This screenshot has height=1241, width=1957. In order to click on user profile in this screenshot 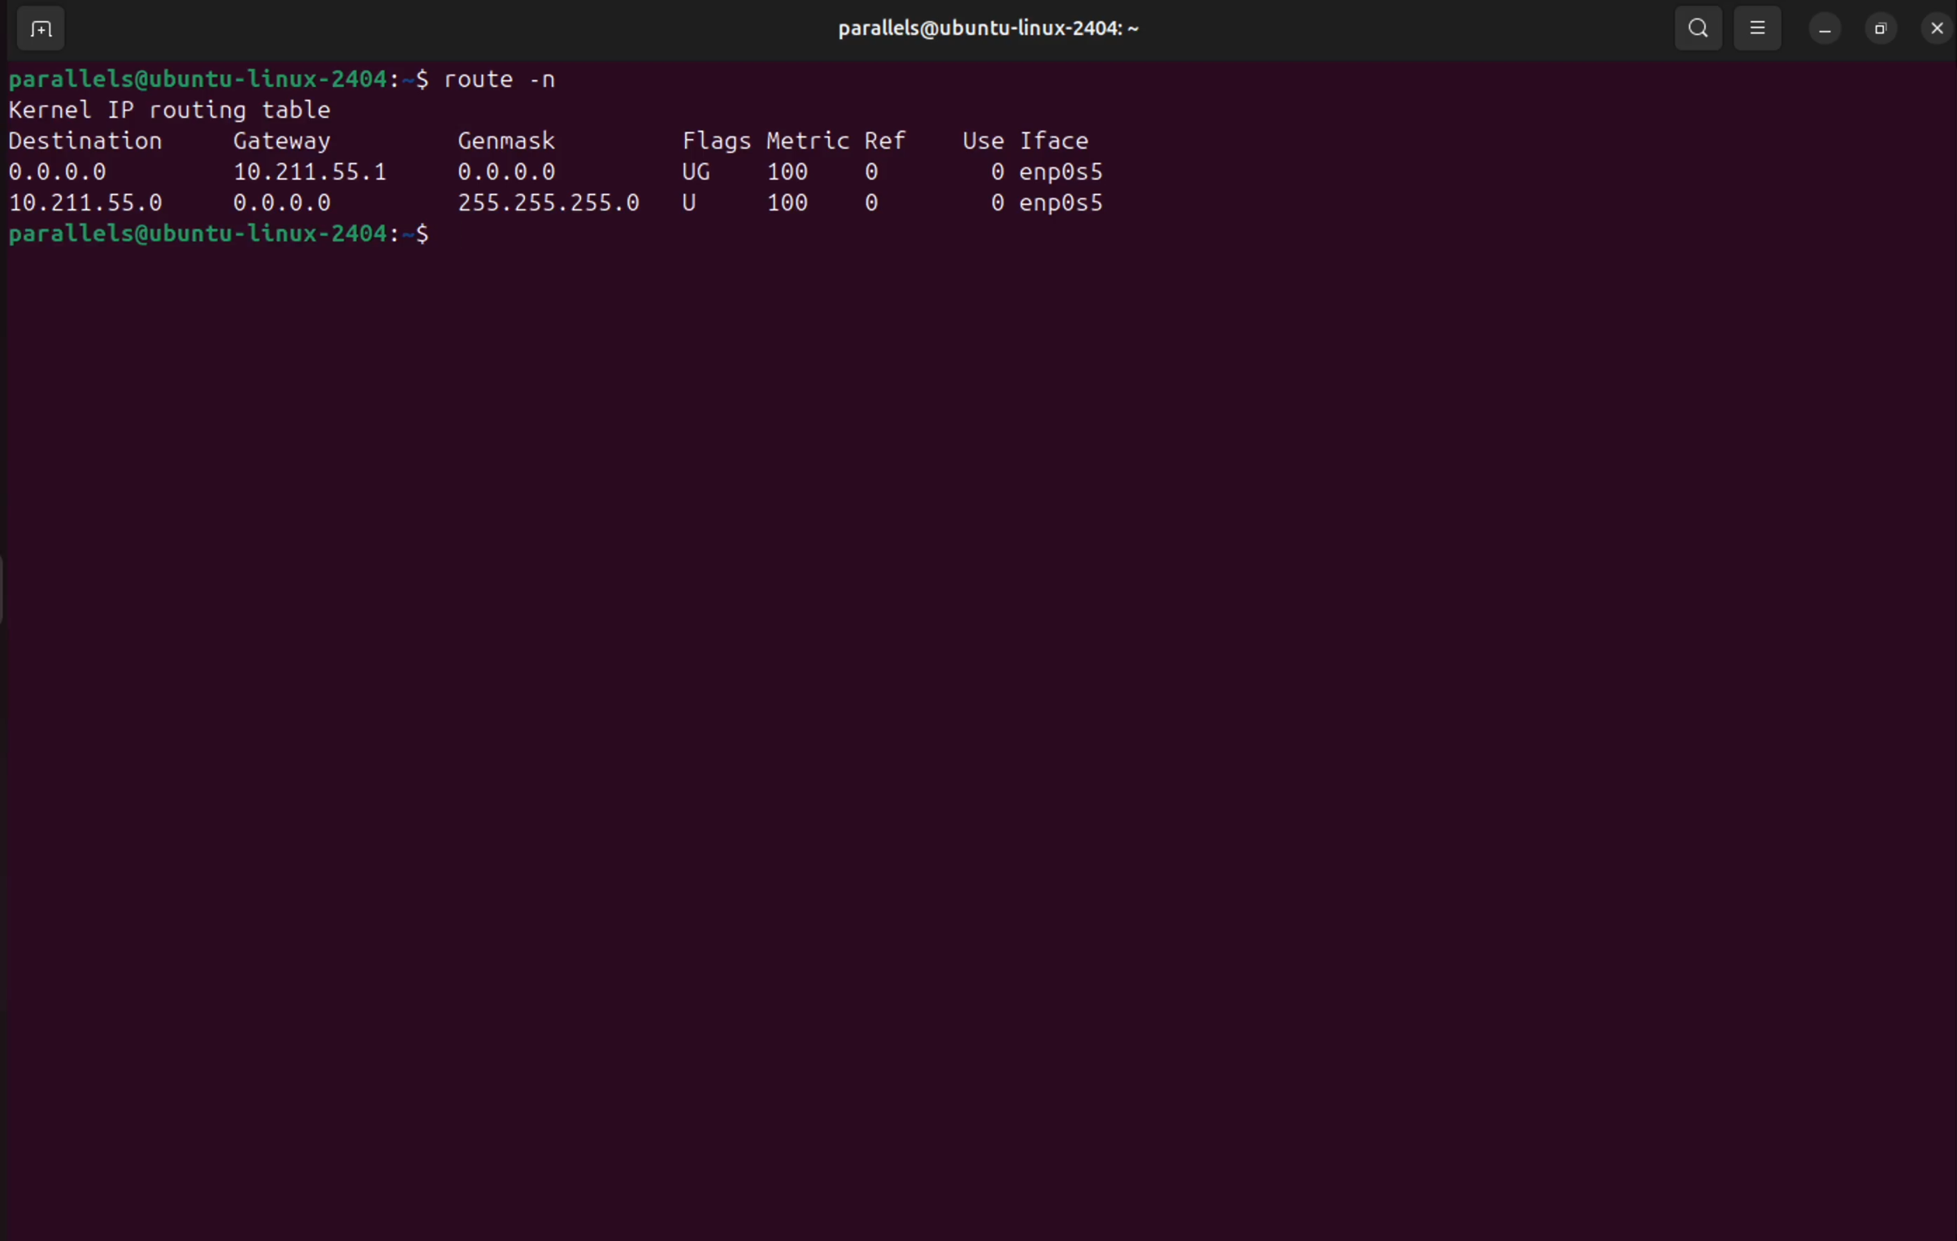, I will do `click(987, 30)`.